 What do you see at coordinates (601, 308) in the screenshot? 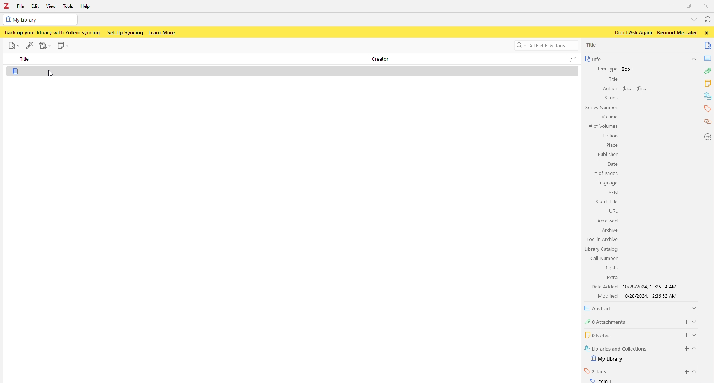
I see `Abstract` at bounding box center [601, 308].